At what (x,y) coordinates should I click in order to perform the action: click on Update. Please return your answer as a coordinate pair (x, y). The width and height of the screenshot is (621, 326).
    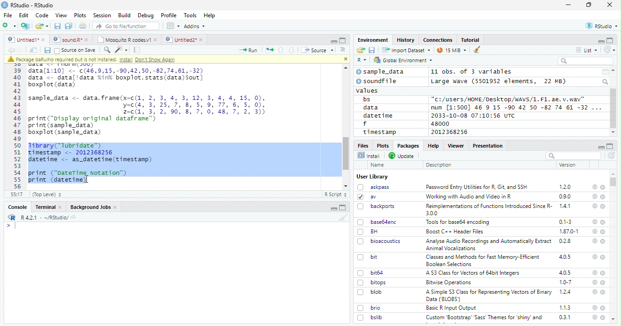
    Looking at the image, I should click on (402, 156).